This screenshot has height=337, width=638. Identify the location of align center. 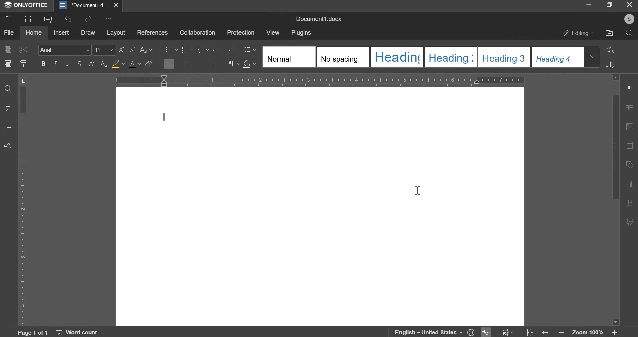
(185, 63).